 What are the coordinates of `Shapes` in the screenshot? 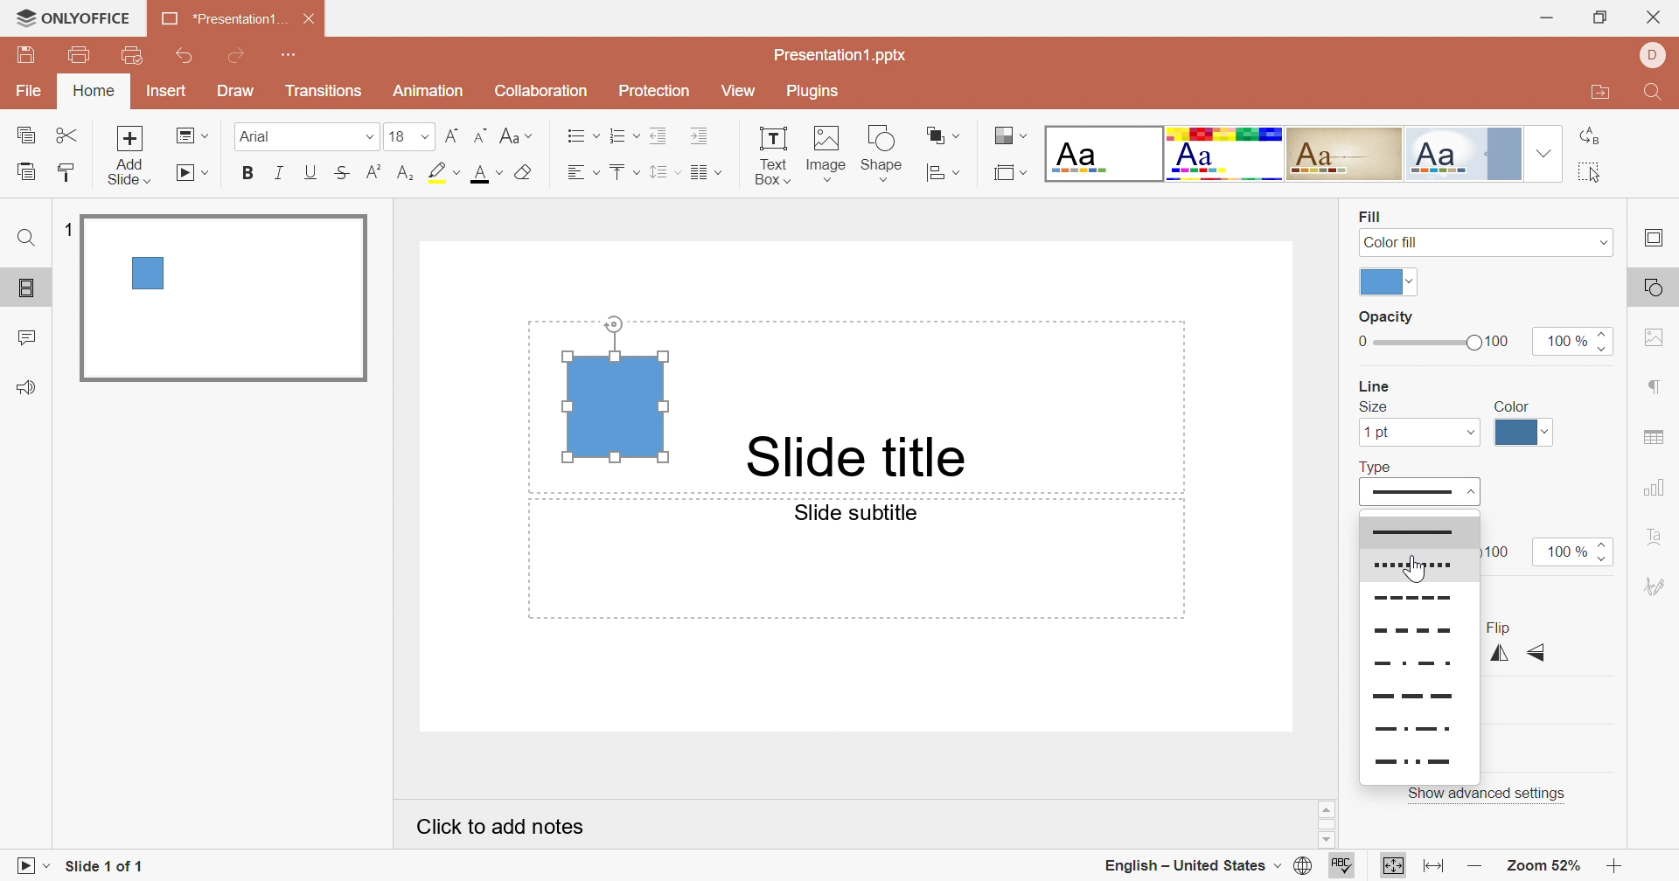 It's located at (886, 152).